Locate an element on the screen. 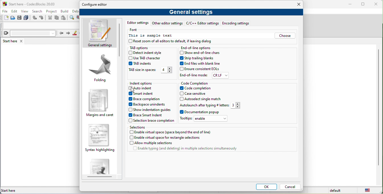 The width and height of the screenshot is (383, 194). brace completion is located at coordinates (147, 99).